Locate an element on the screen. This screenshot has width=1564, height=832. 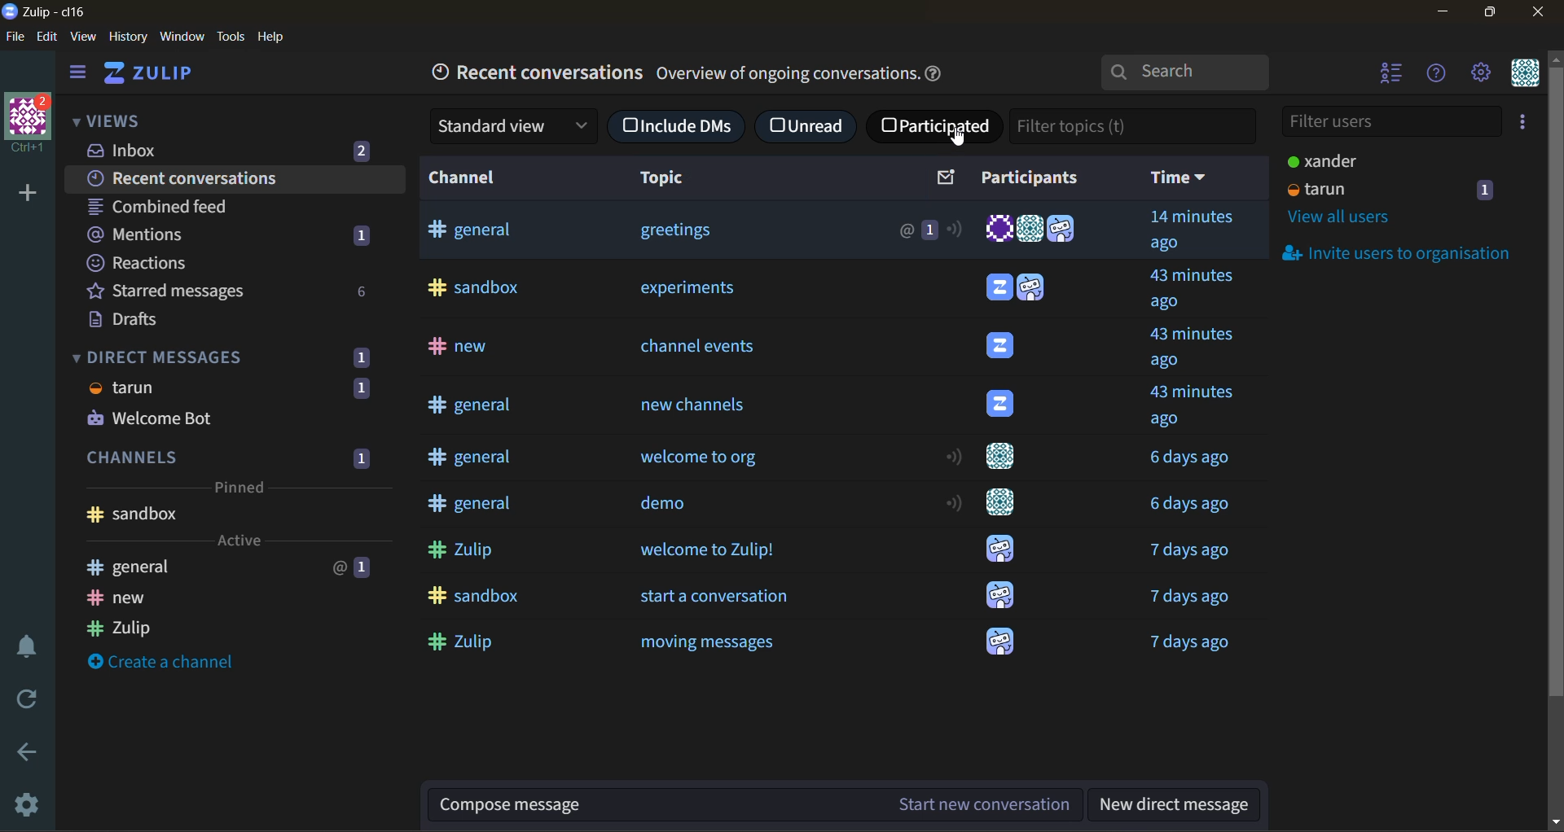
app name and organisation name is located at coordinates (46, 11).